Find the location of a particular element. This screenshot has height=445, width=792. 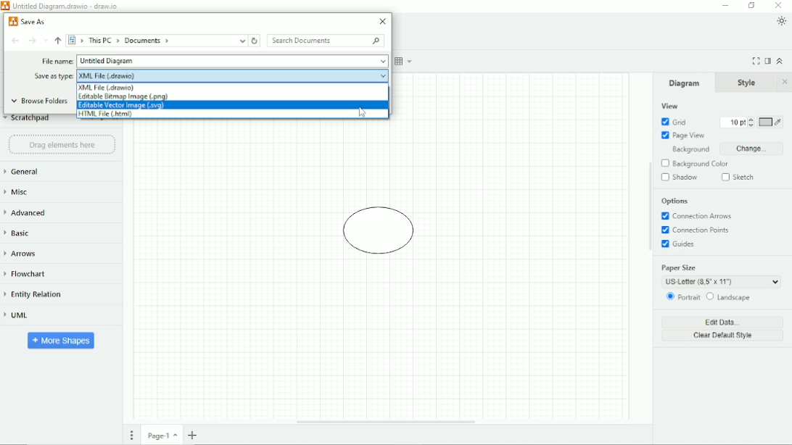

Back is located at coordinates (17, 41).